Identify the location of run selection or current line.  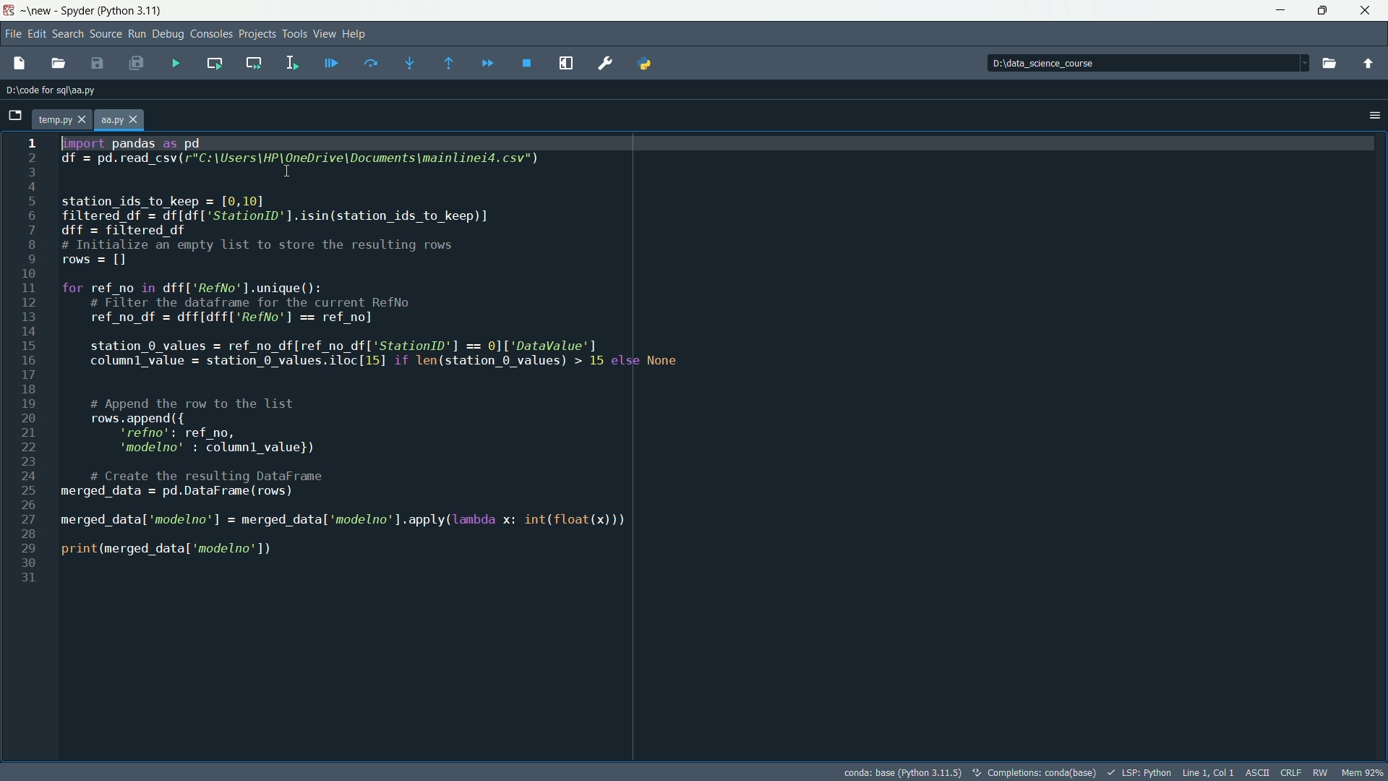
(296, 61).